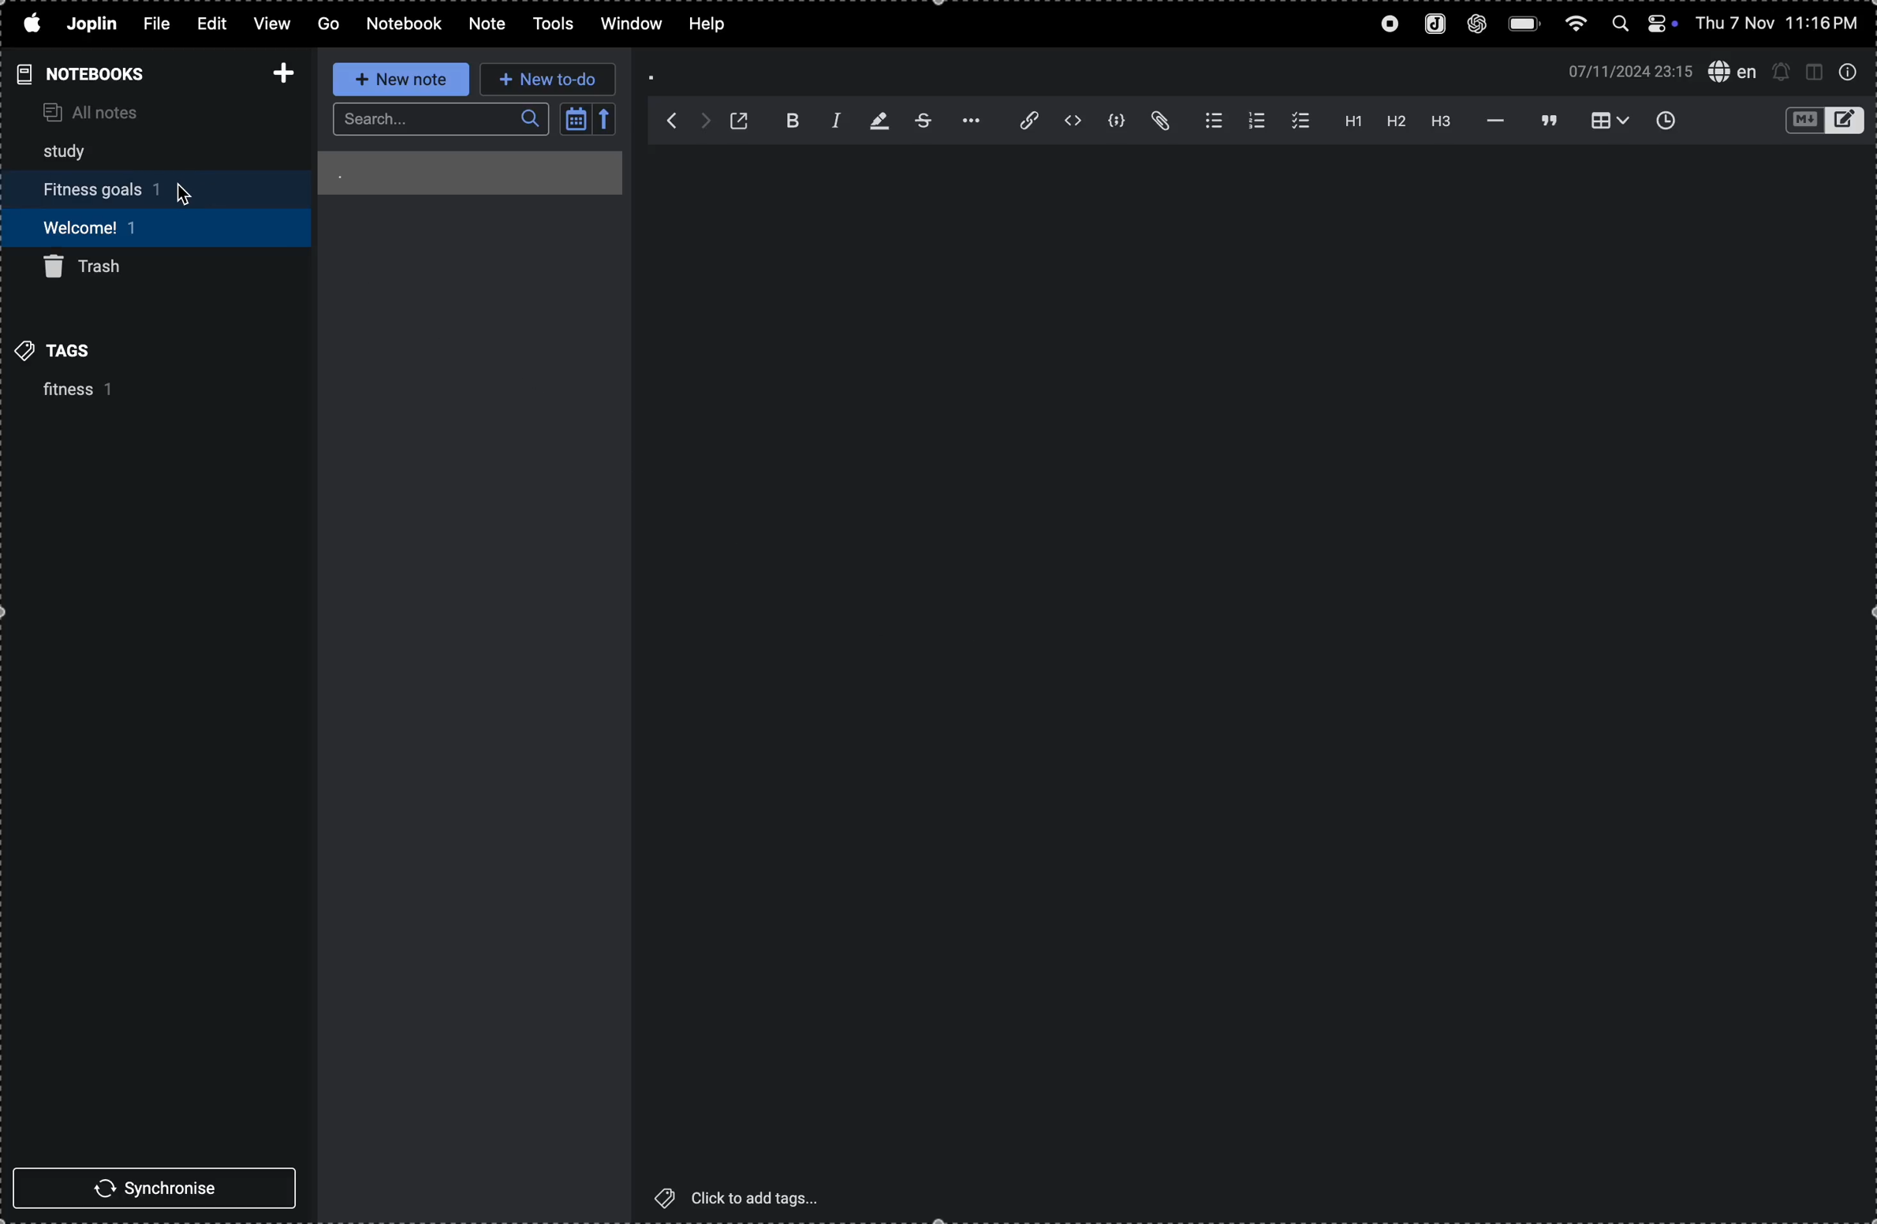 This screenshot has height=1224, width=1877. Describe the element at coordinates (76, 147) in the screenshot. I see `study` at that location.